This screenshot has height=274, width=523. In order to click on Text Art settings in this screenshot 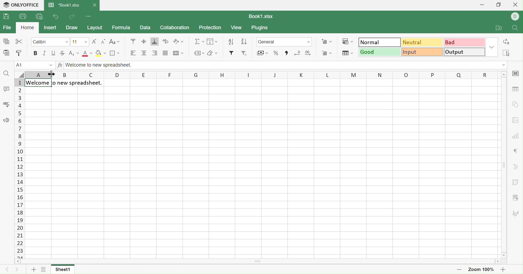, I will do `click(517, 168)`.